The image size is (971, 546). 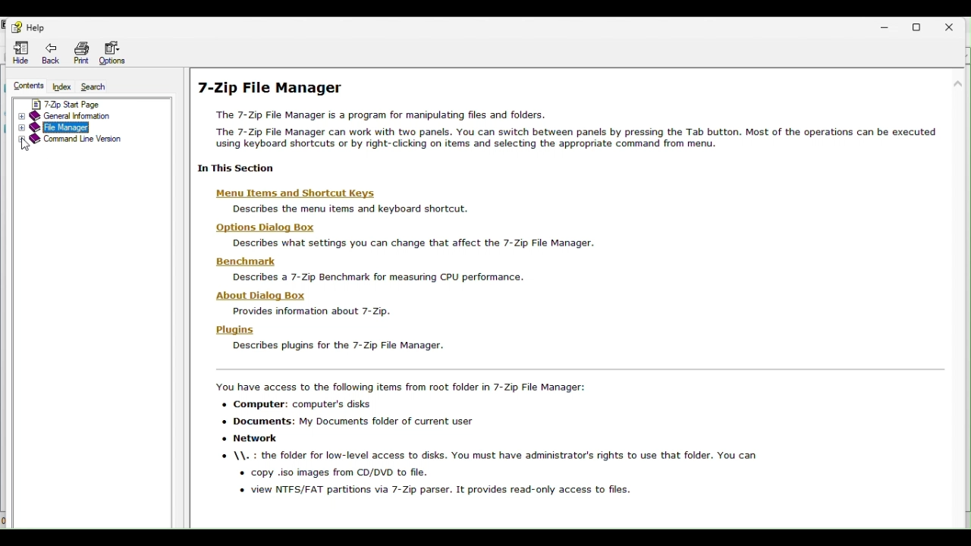 I want to click on accessible items in 7 zip fle manager, so click(x=515, y=441).